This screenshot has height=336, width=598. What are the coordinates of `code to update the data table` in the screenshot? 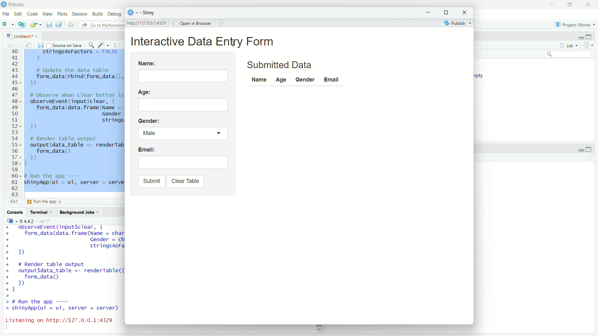 It's located at (74, 77).